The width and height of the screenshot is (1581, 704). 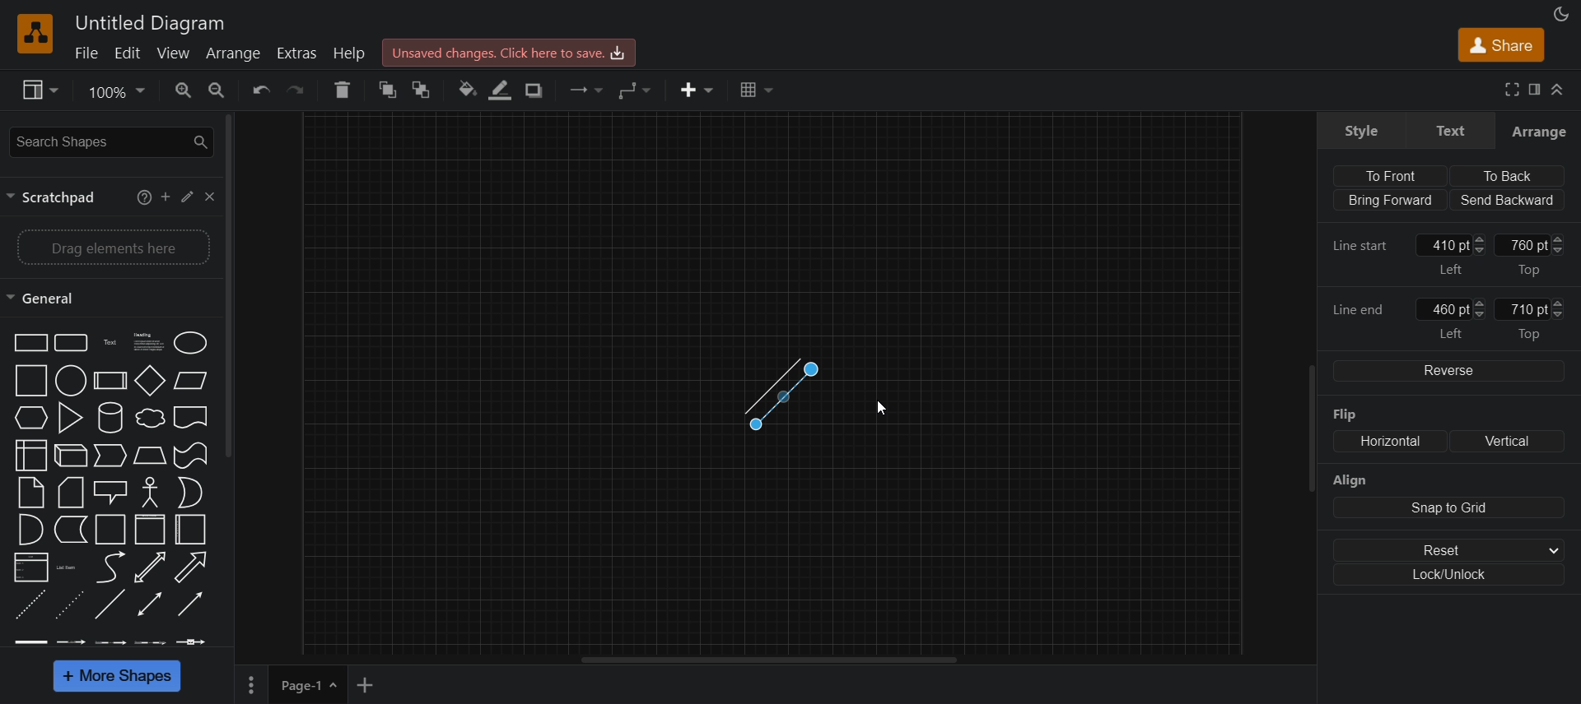 What do you see at coordinates (465, 90) in the screenshot?
I see `fill color` at bounding box center [465, 90].